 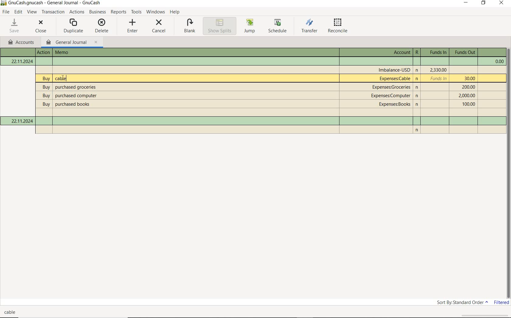 I want to click on sort by, so click(x=462, y=302).